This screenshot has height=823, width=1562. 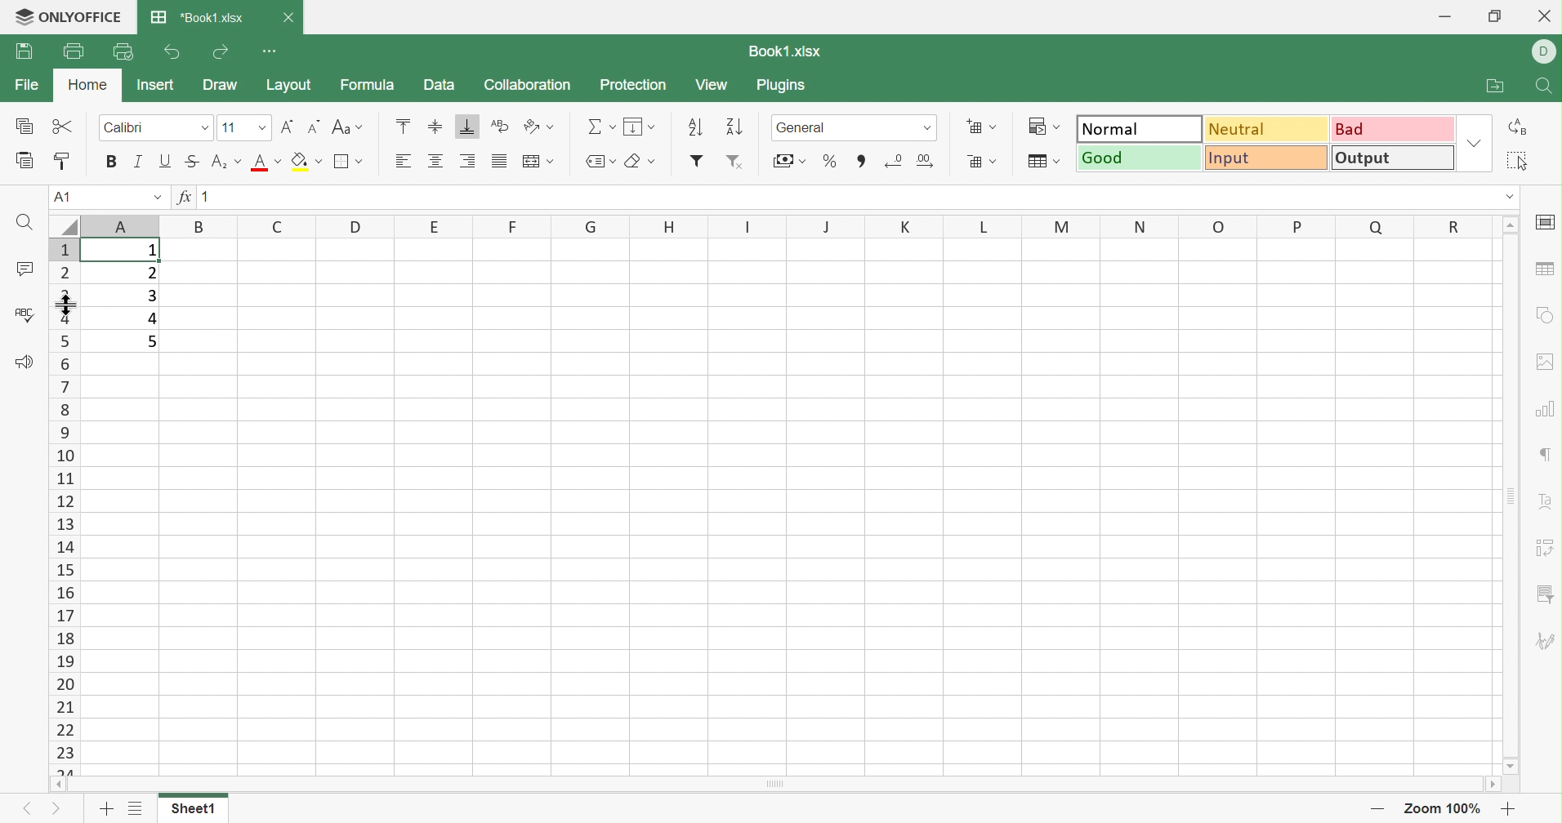 What do you see at coordinates (29, 807) in the screenshot?
I see `Previous` at bounding box center [29, 807].